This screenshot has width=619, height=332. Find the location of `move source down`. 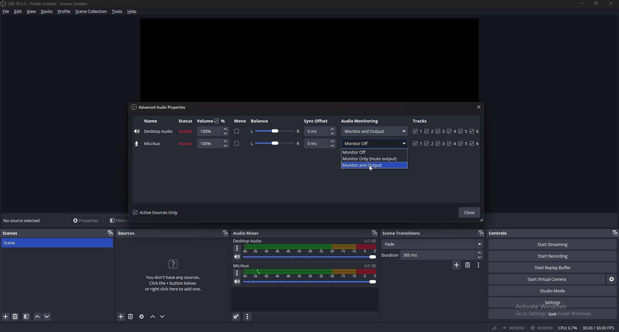

move source down is located at coordinates (162, 316).